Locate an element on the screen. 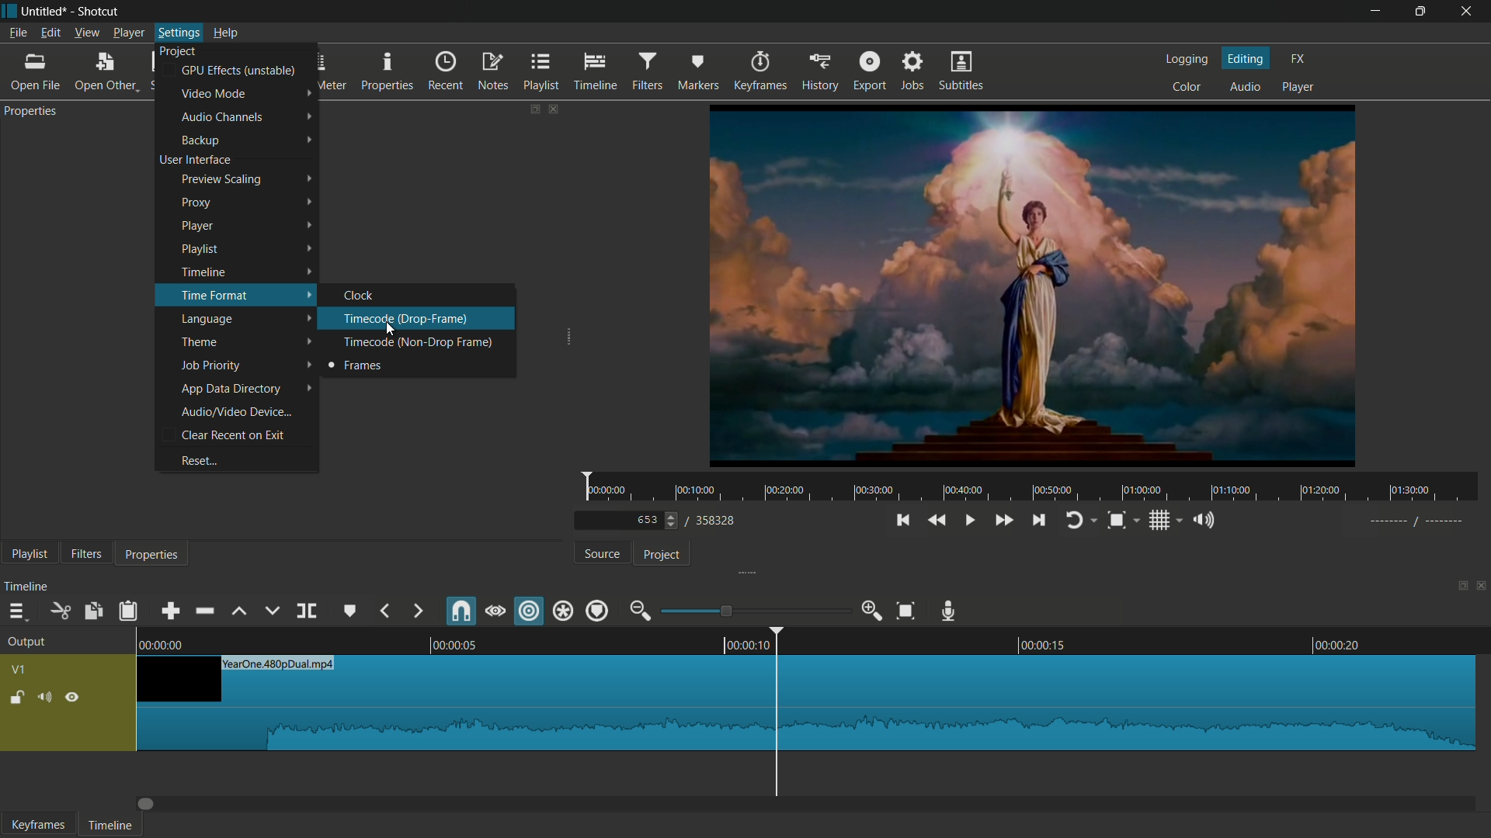 This screenshot has width=1491, height=838. record audio is located at coordinates (950, 611).